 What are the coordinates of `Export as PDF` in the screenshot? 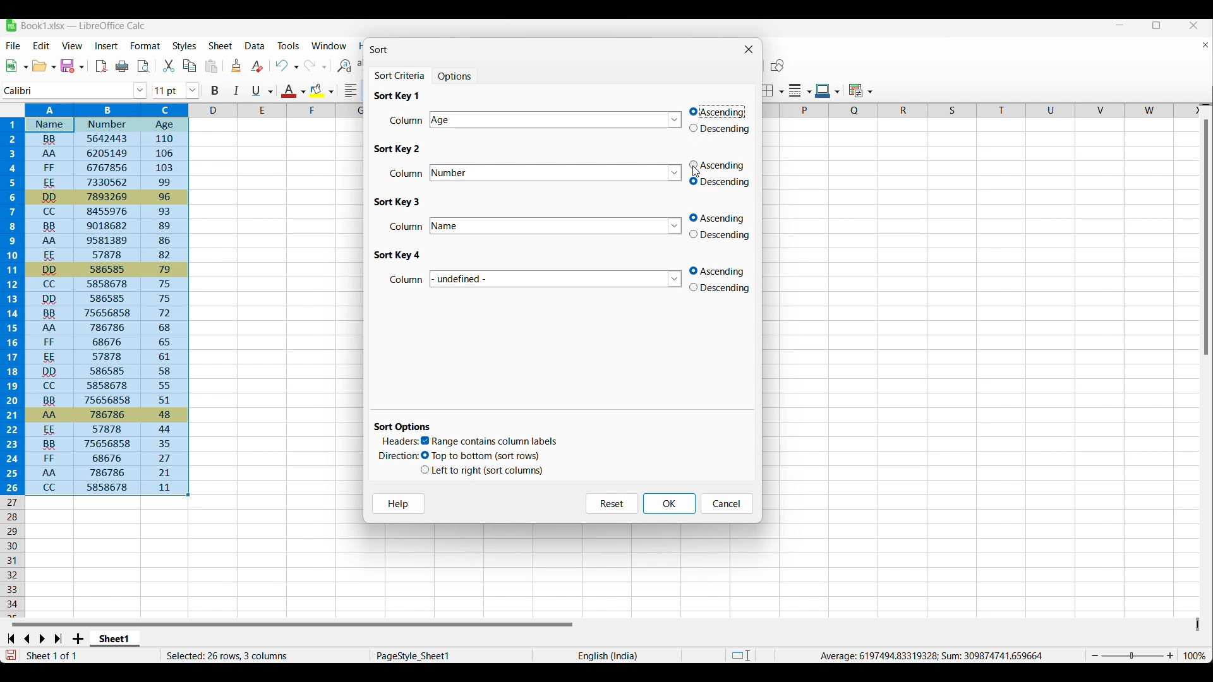 It's located at (102, 66).